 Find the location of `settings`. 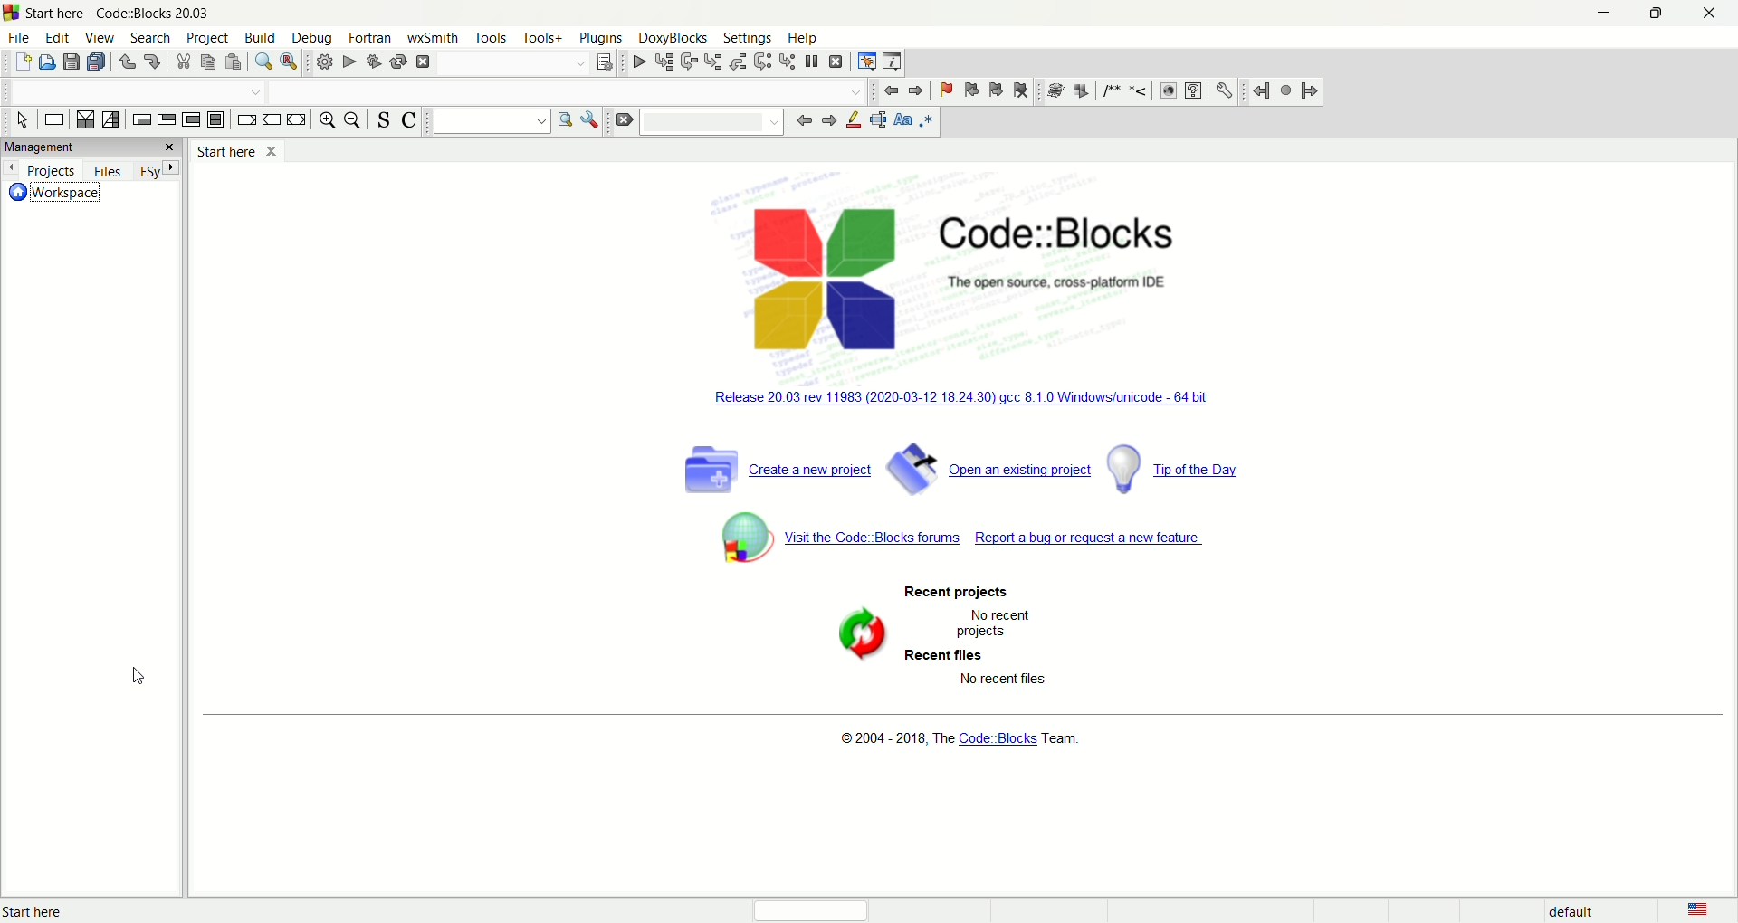

settings is located at coordinates (745, 37).